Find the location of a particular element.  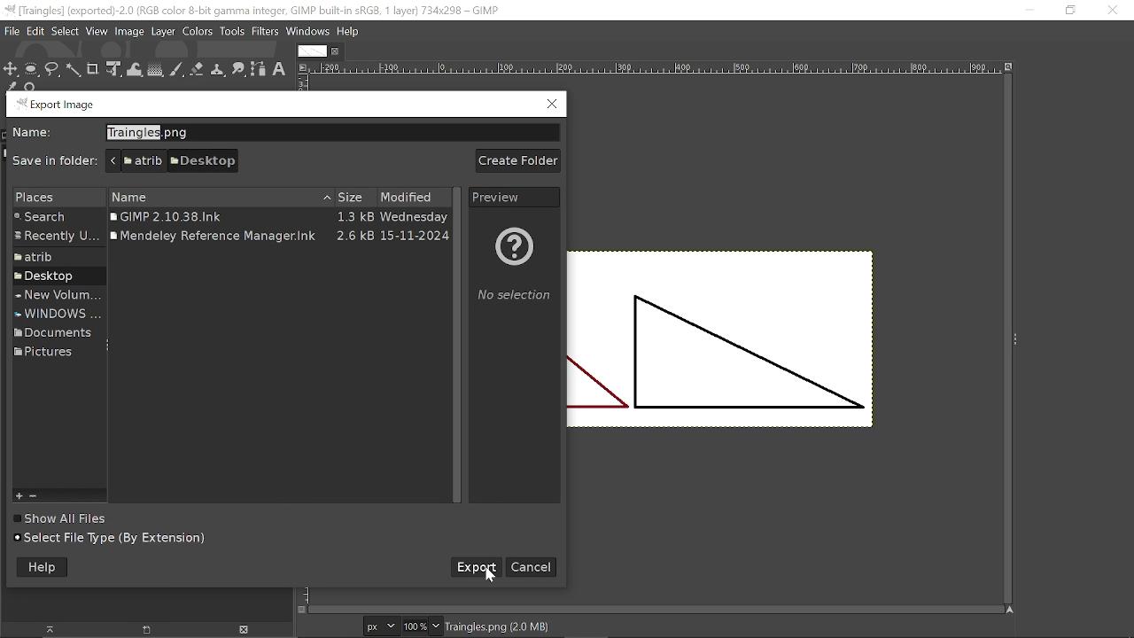

Save in folder: < m: is located at coordinates (55, 161).